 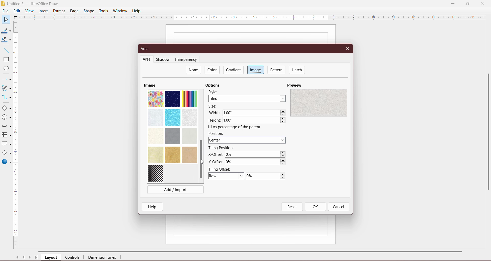 I want to click on Select required style, so click(x=247, y=98).